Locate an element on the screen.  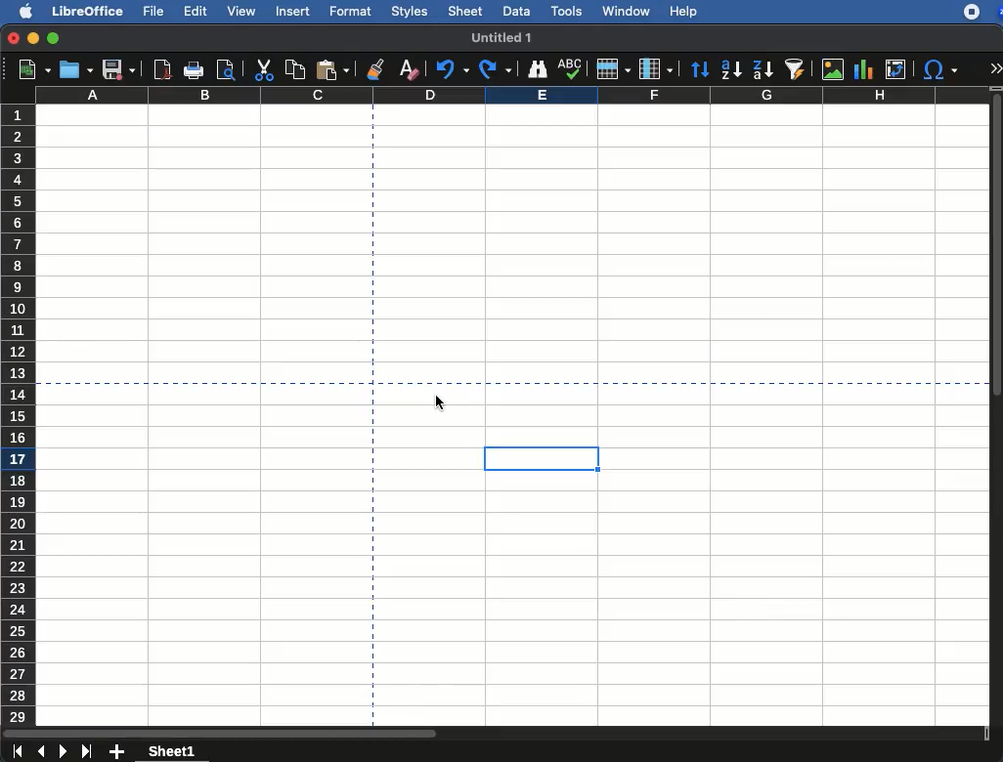
clone formatting is located at coordinates (376, 68).